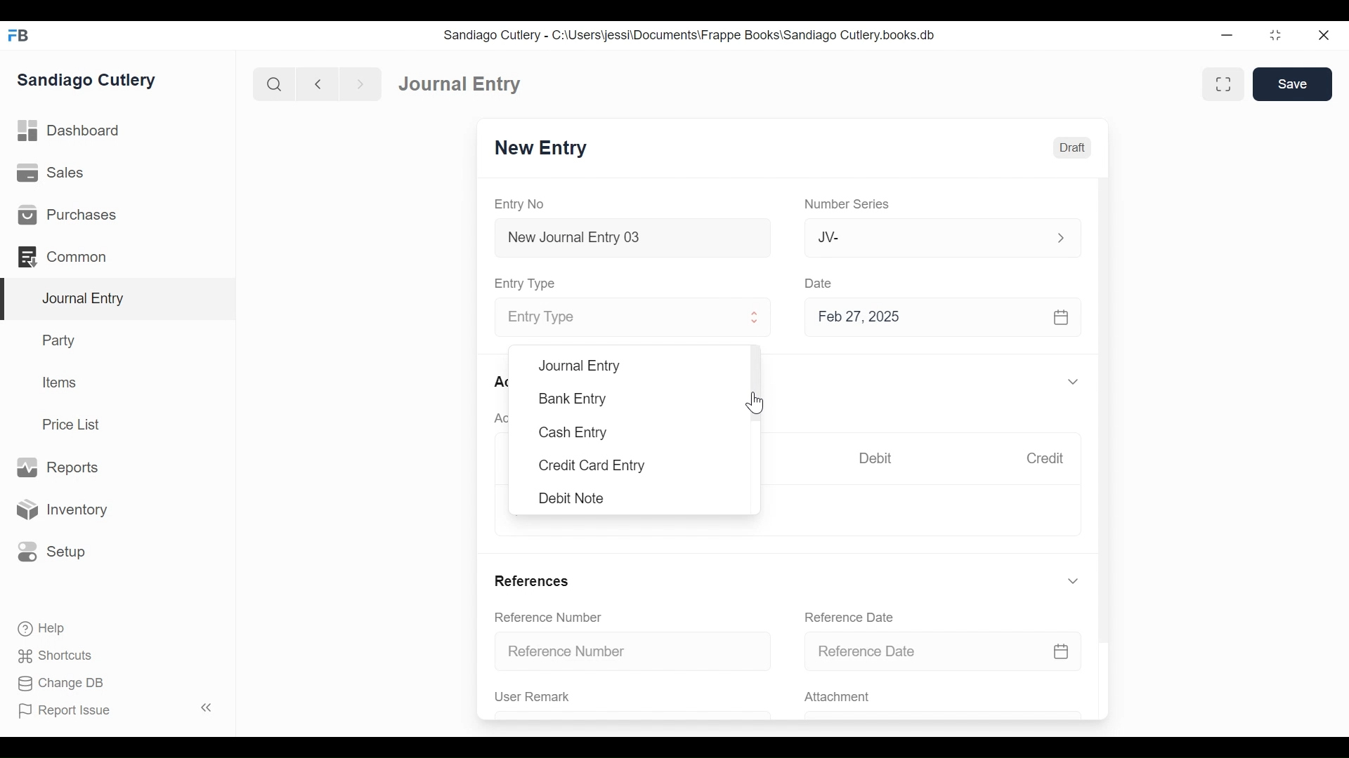  What do you see at coordinates (360, 84) in the screenshot?
I see `Navigate forward` at bounding box center [360, 84].